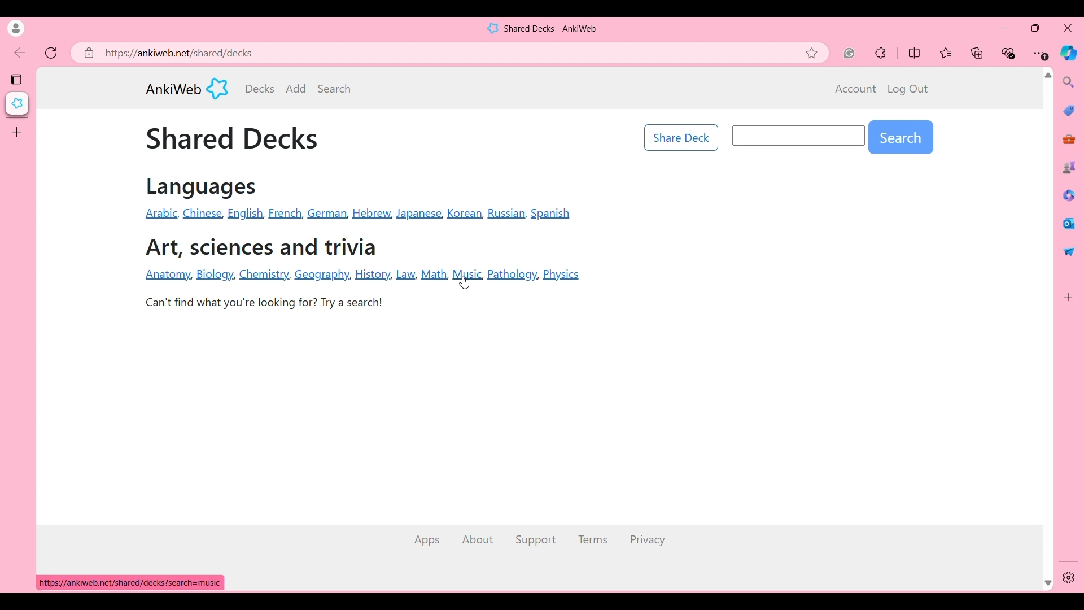 The height and width of the screenshot is (610, 1084). I want to click on Share Deck, so click(681, 138).